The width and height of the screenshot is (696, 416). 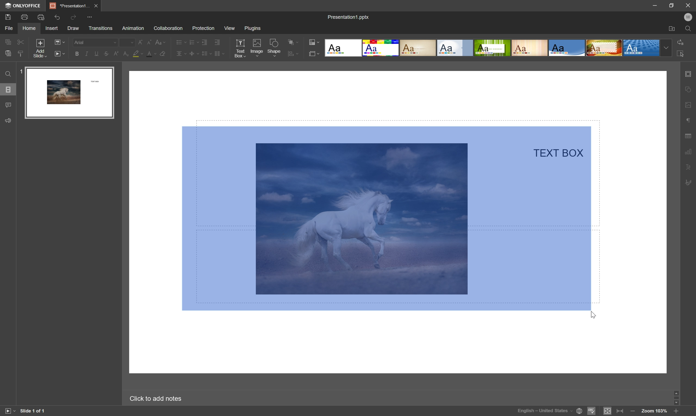 What do you see at coordinates (654, 4) in the screenshot?
I see `minimize` at bounding box center [654, 4].